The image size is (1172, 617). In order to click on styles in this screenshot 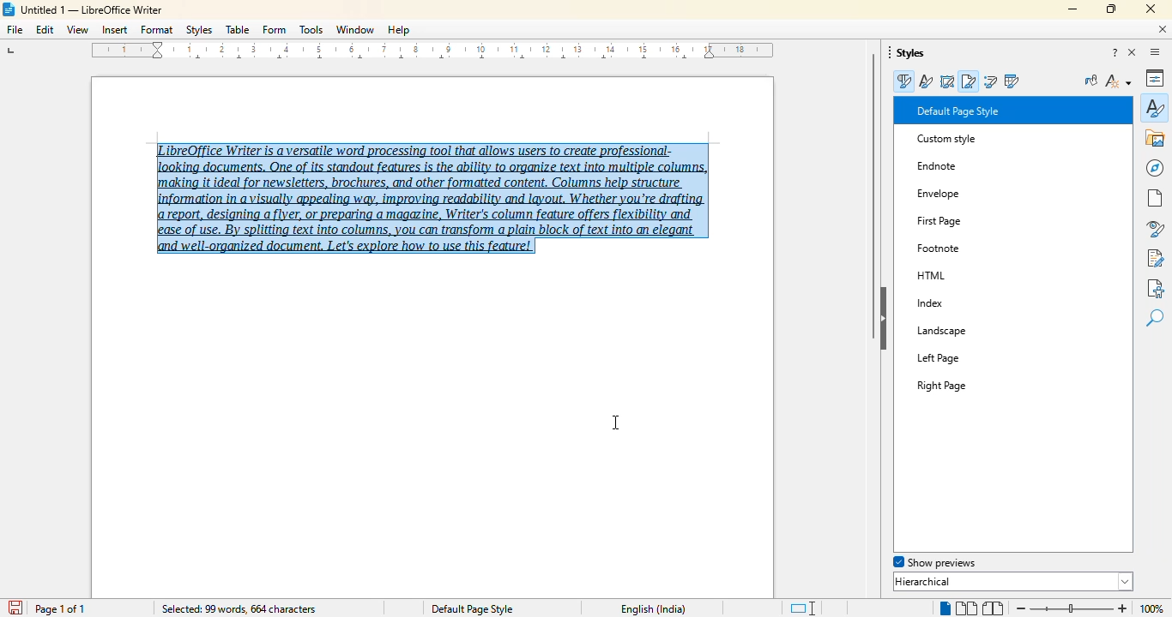, I will do `click(199, 30)`.